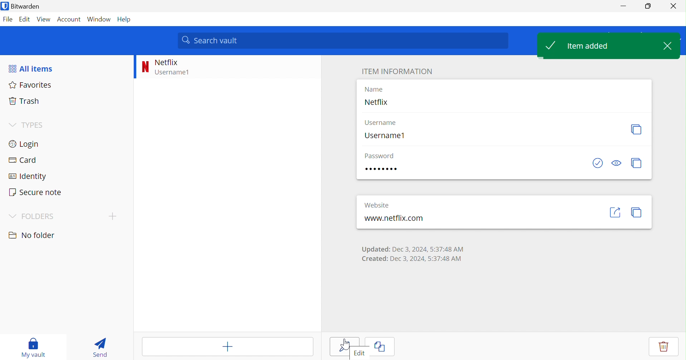 The image size is (686, 360). What do you see at coordinates (125, 20) in the screenshot?
I see `Help` at bounding box center [125, 20].